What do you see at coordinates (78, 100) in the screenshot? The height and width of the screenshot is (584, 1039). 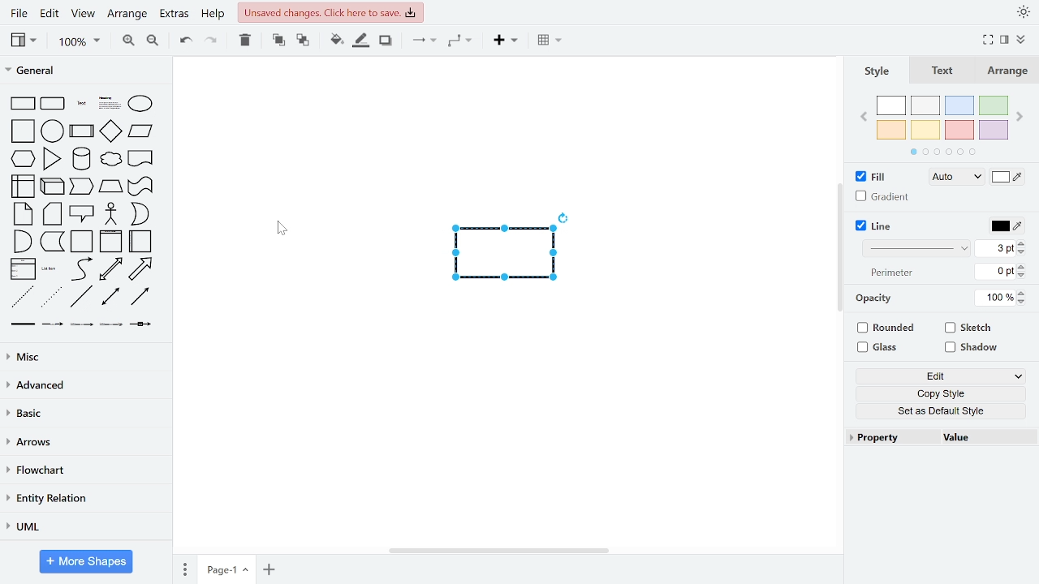 I see `general shapes` at bounding box center [78, 100].